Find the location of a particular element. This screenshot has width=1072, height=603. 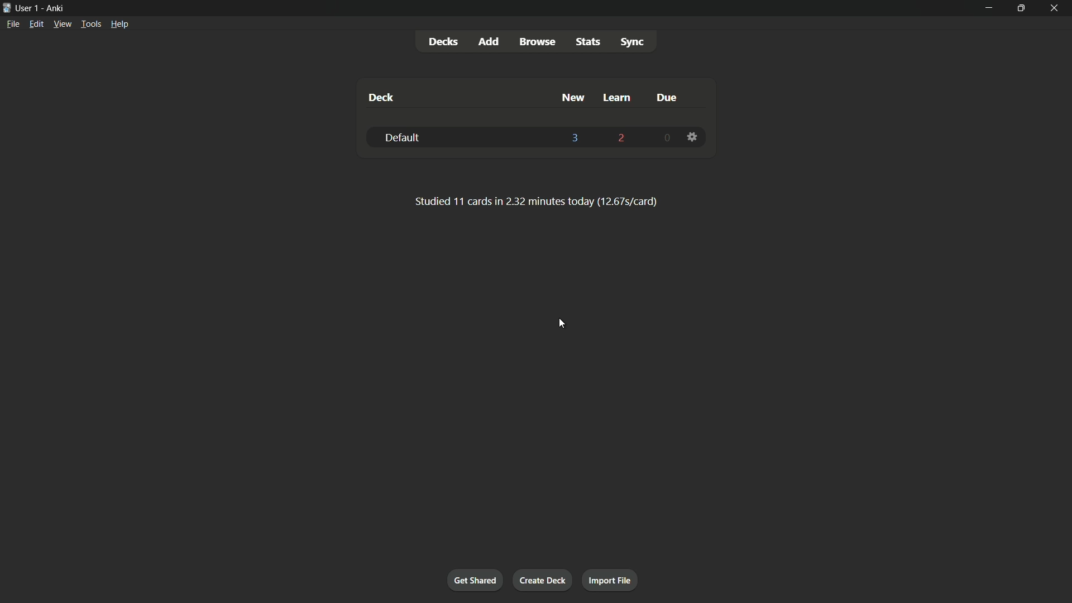

create deck is located at coordinates (542, 579).